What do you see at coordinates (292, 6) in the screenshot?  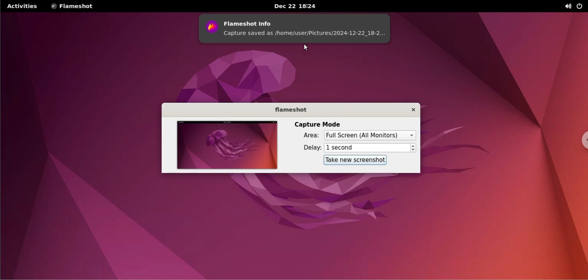 I see `Dec 22 18:24` at bounding box center [292, 6].